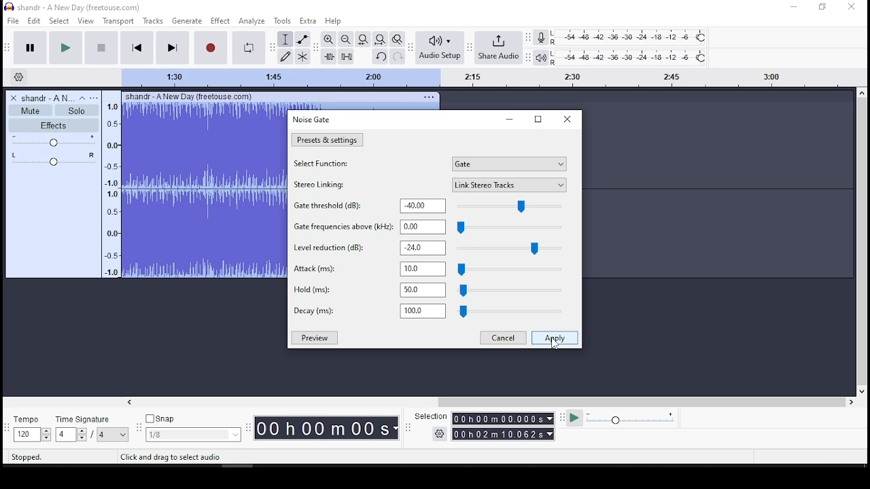 The width and height of the screenshot is (870, 489). What do you see at coordinates (220, 20) in the screenshot?
I see `effect` at bounding box center [220, 20].